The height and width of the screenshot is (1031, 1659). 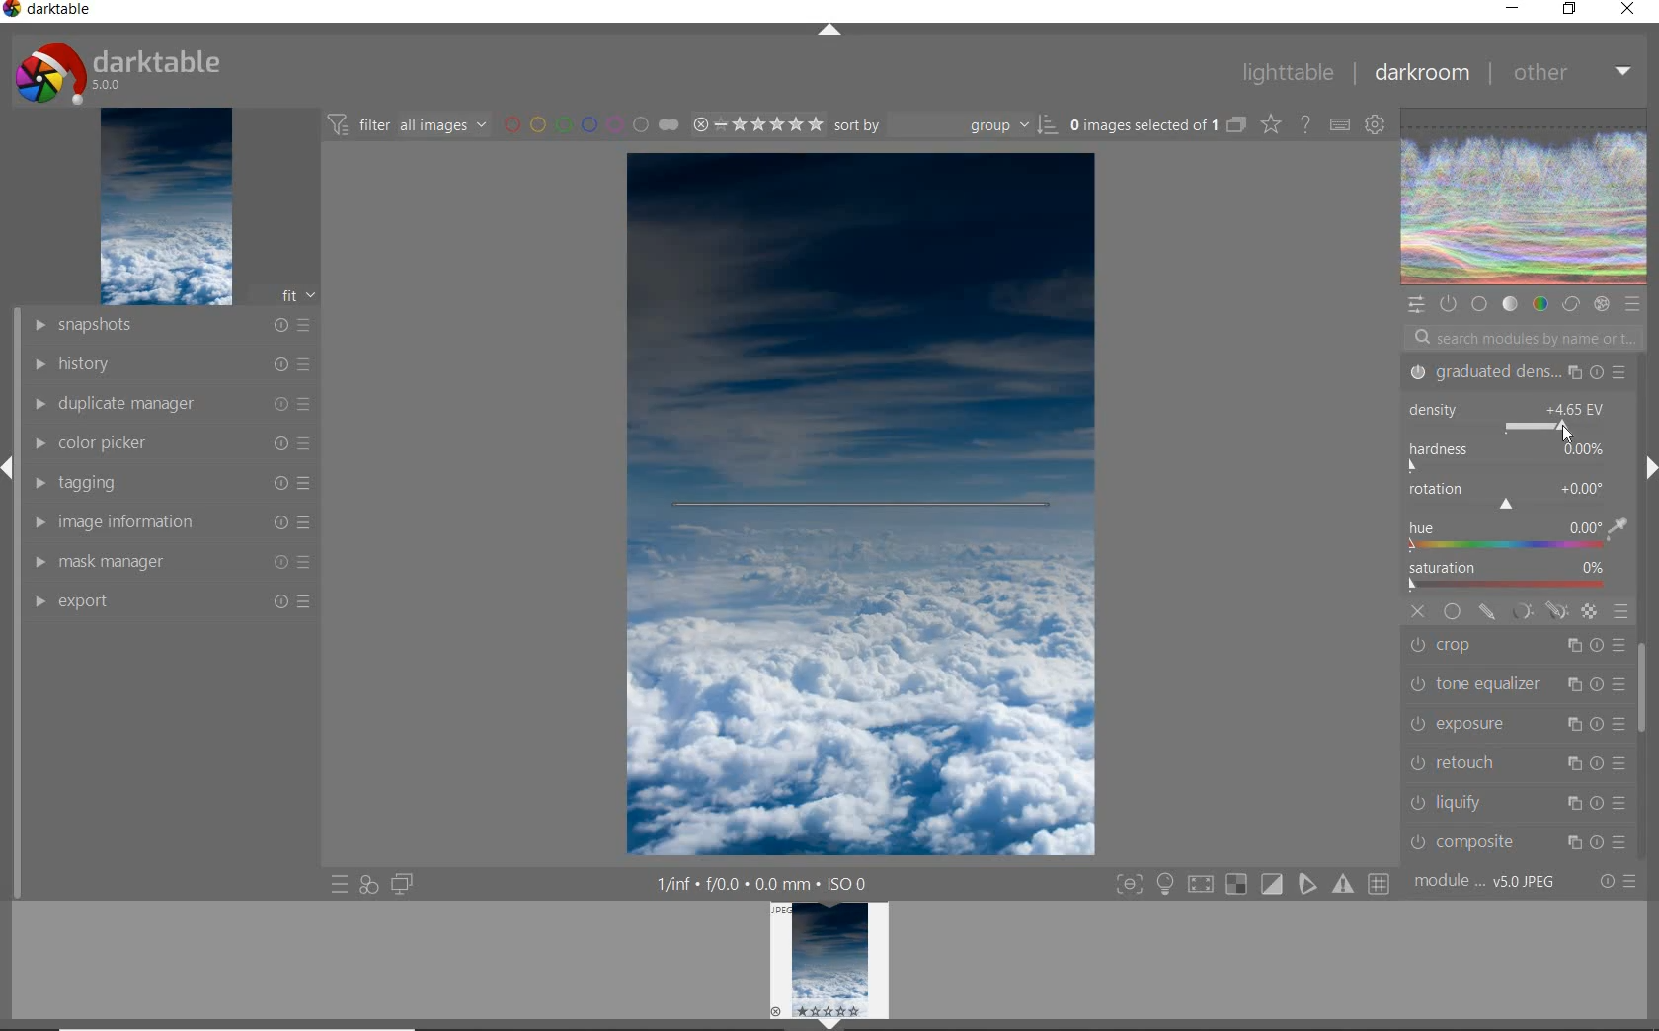 I want to click on SHOW ONLY ACTIVE MODULES, so click(x=1449, y=303).